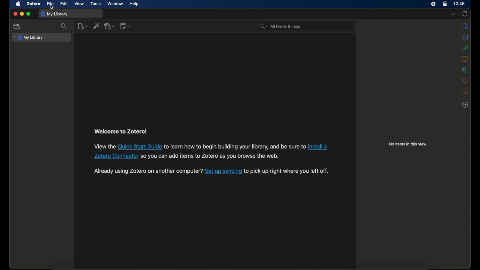 The width and height of the screenshot is (480, 270). What do you see at coordinates (50, 4) in the screenshot?
I see `file` at bounding box center [50, 4].